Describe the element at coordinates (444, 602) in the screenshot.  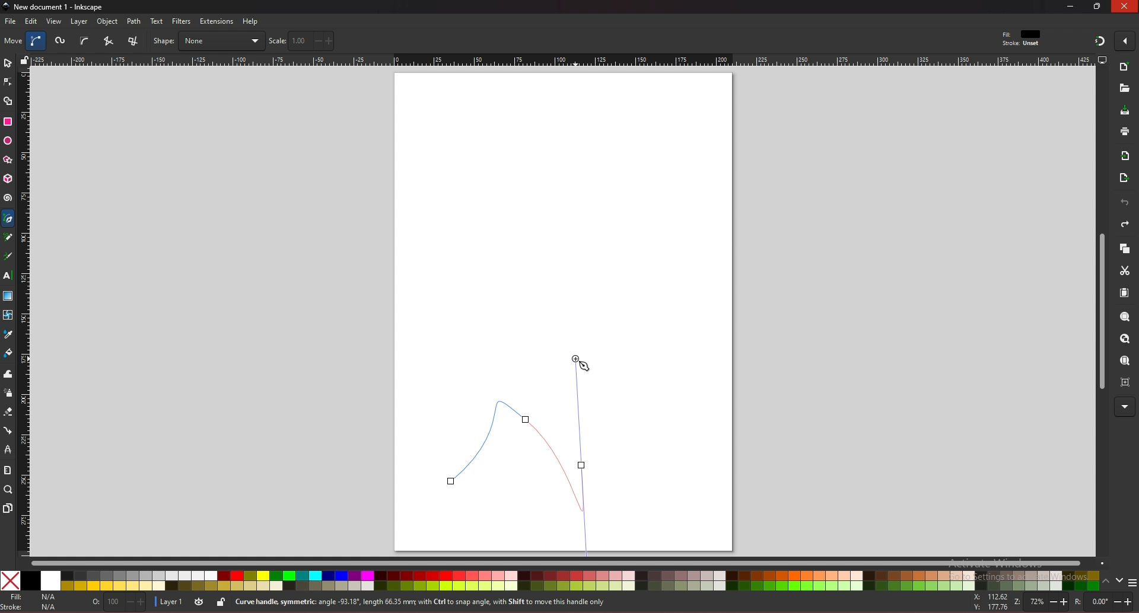
I see `info` at that location.